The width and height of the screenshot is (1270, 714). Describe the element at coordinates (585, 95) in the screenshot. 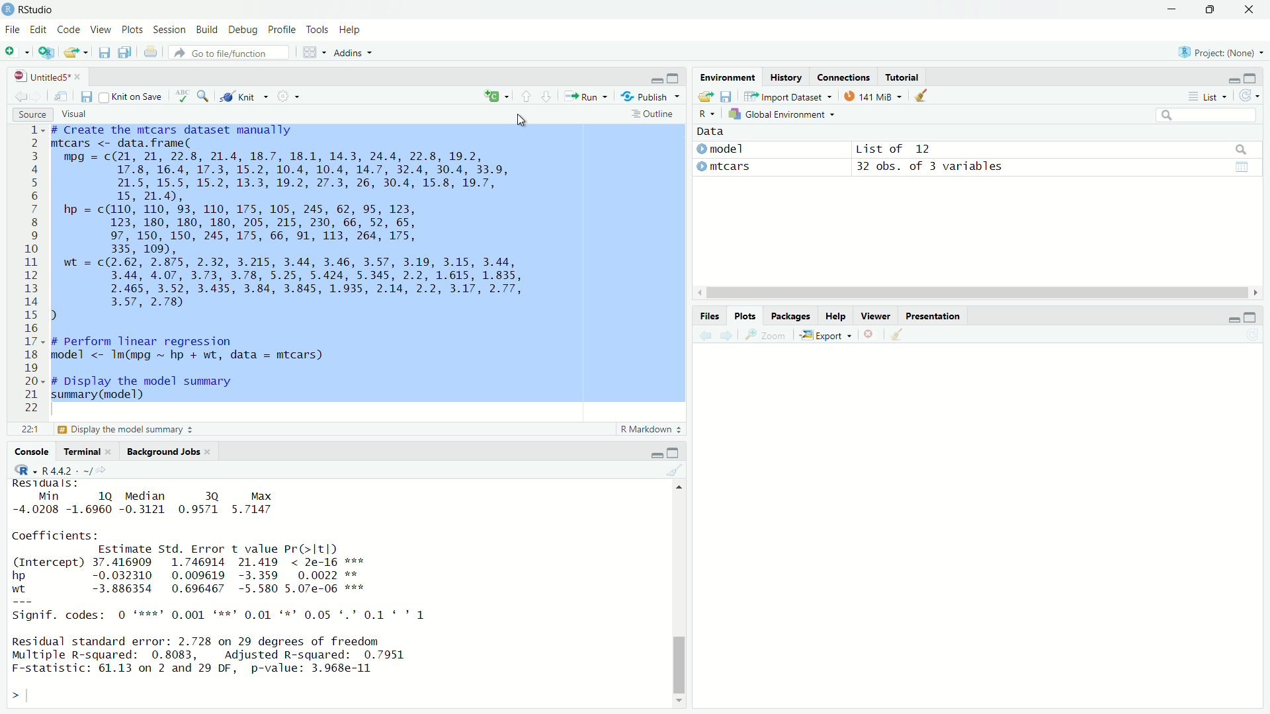

I see `Run` at that location.